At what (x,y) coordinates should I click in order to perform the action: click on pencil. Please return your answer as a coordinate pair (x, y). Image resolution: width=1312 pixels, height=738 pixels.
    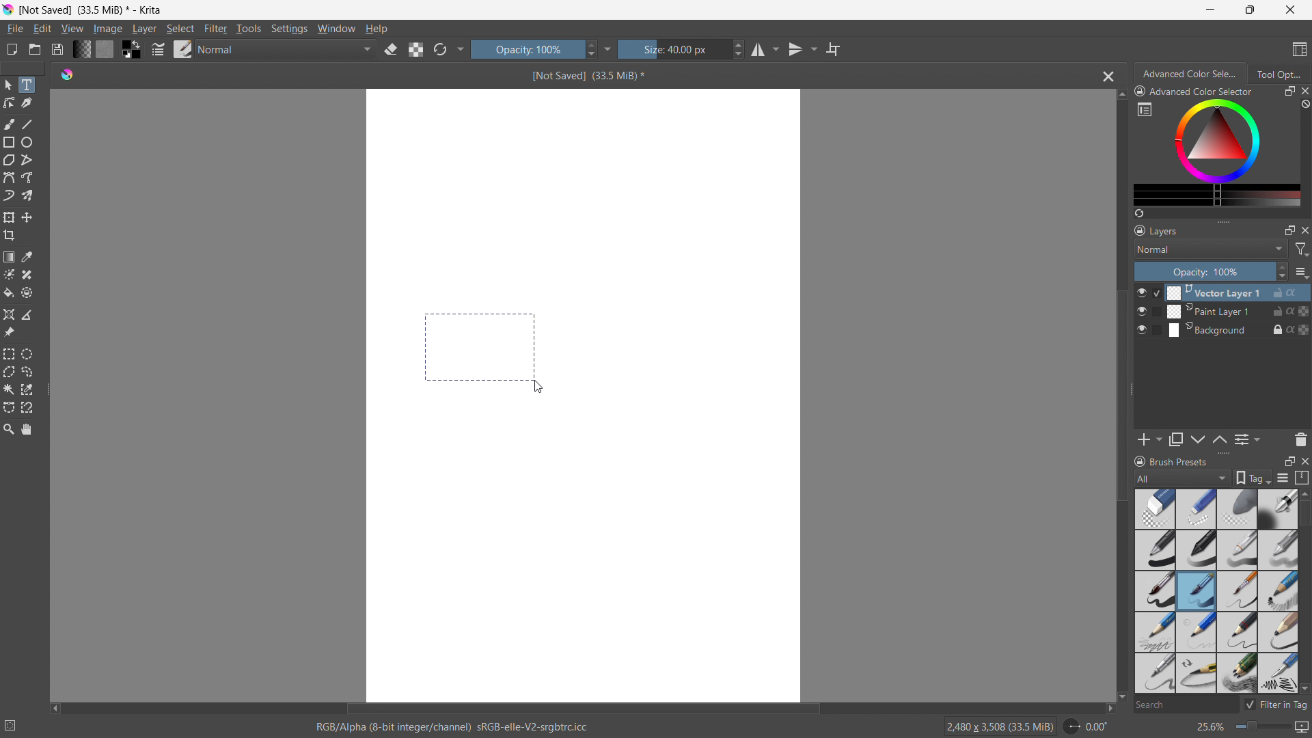
    Looking at the image, I should click on (1152, 673).